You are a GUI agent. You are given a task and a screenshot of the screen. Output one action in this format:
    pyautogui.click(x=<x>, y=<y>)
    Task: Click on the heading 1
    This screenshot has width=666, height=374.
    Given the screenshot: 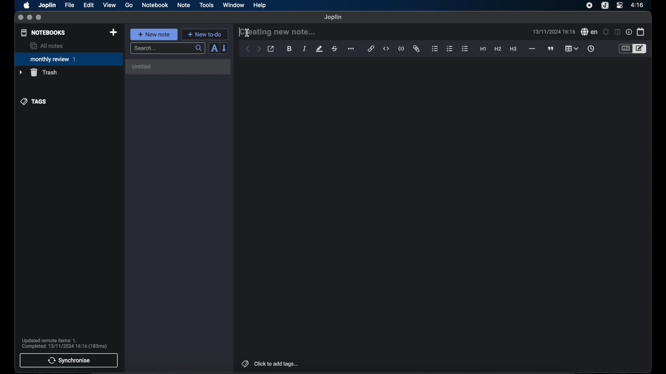 What is the action you would take?
    pyautogui.click(x=483, y=49)
    